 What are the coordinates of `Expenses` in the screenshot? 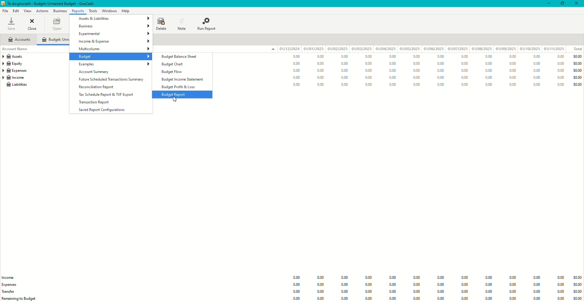 It's located at (12, 284).